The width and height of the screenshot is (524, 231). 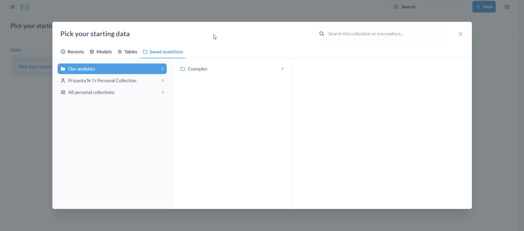 What do you see at coordinates (113, 80) in the screenshot?
I see `priyanka N J's personal collection` at bounding box center [113, 80].